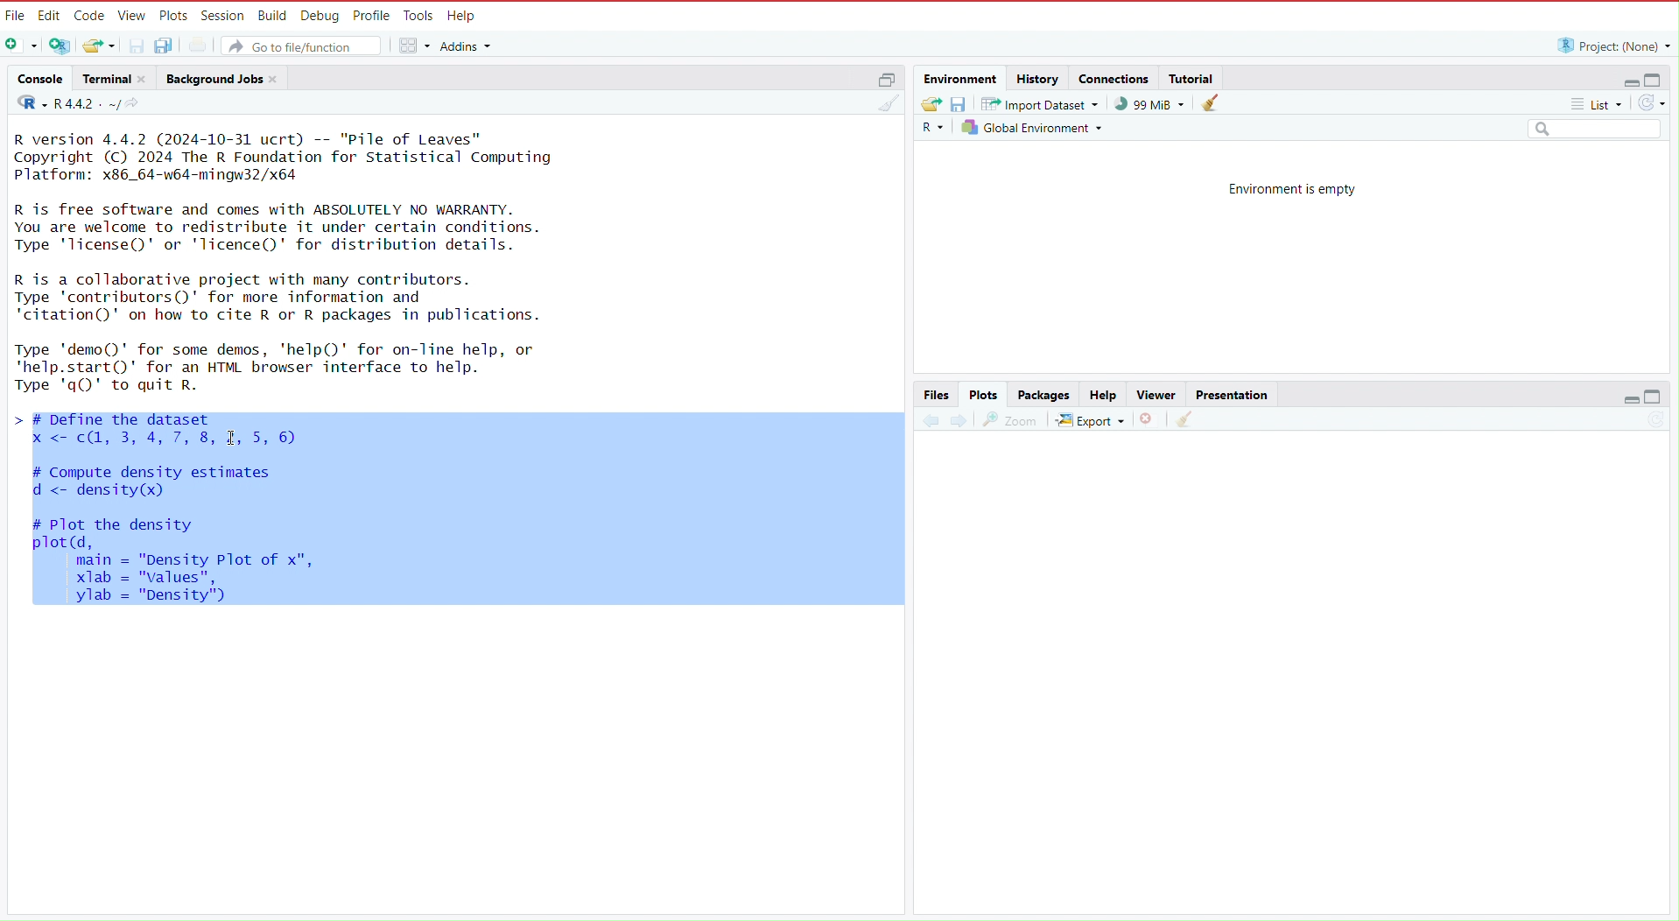 The height and width of the screenshot is (921, 1679). I want to click on presentation, so click(1234, 393).